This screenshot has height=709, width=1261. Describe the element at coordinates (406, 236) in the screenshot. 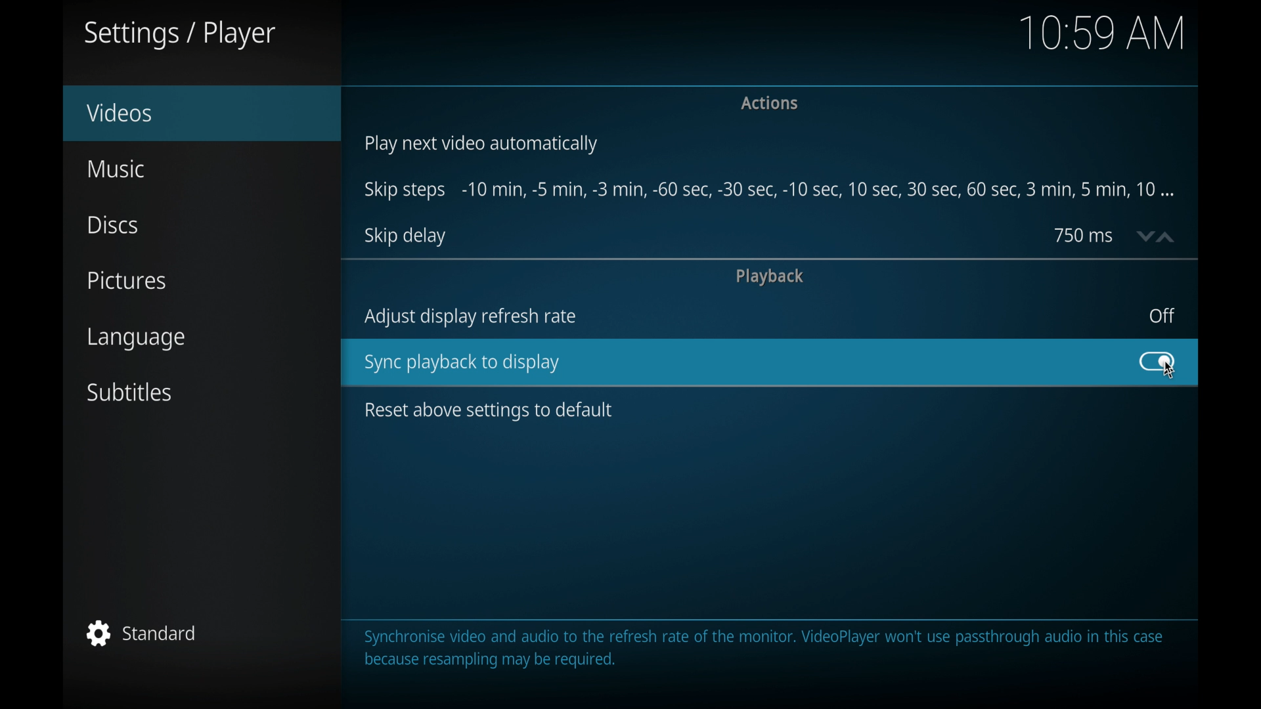

I see `skip delay` at that location.